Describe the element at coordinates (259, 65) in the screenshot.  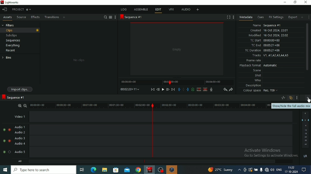
I see `Playback format` at that location.